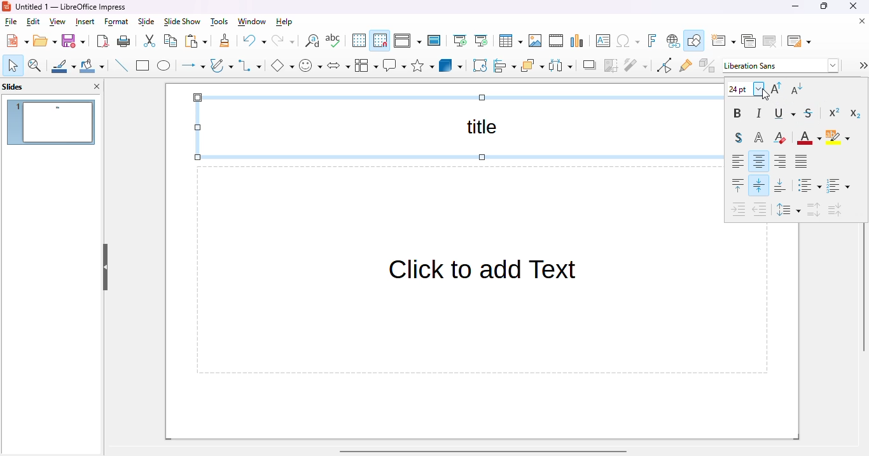  I want to click on show gluepoint functions, so click(686, 65).